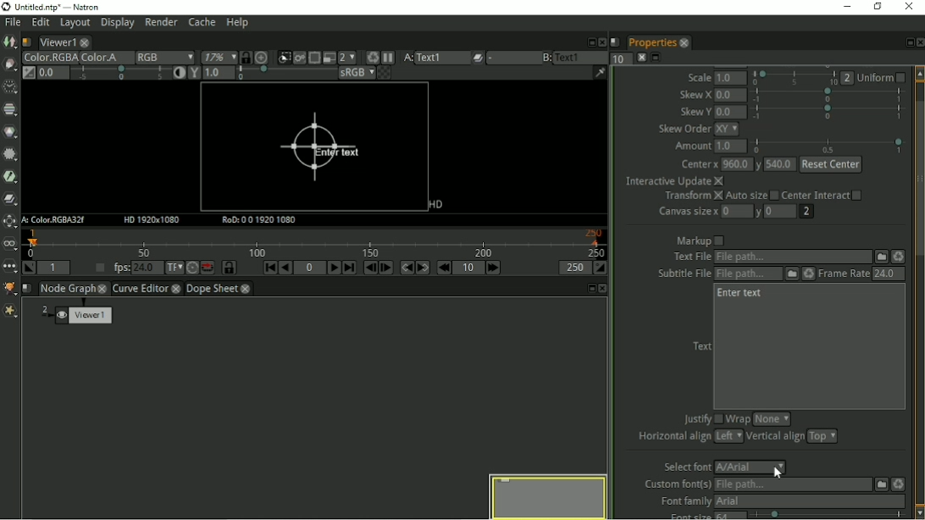 The width and height of the screenshot is (925, 520). Describe the element at coordinates (164, 58) in the screenshot. I see `RGB` at that location.